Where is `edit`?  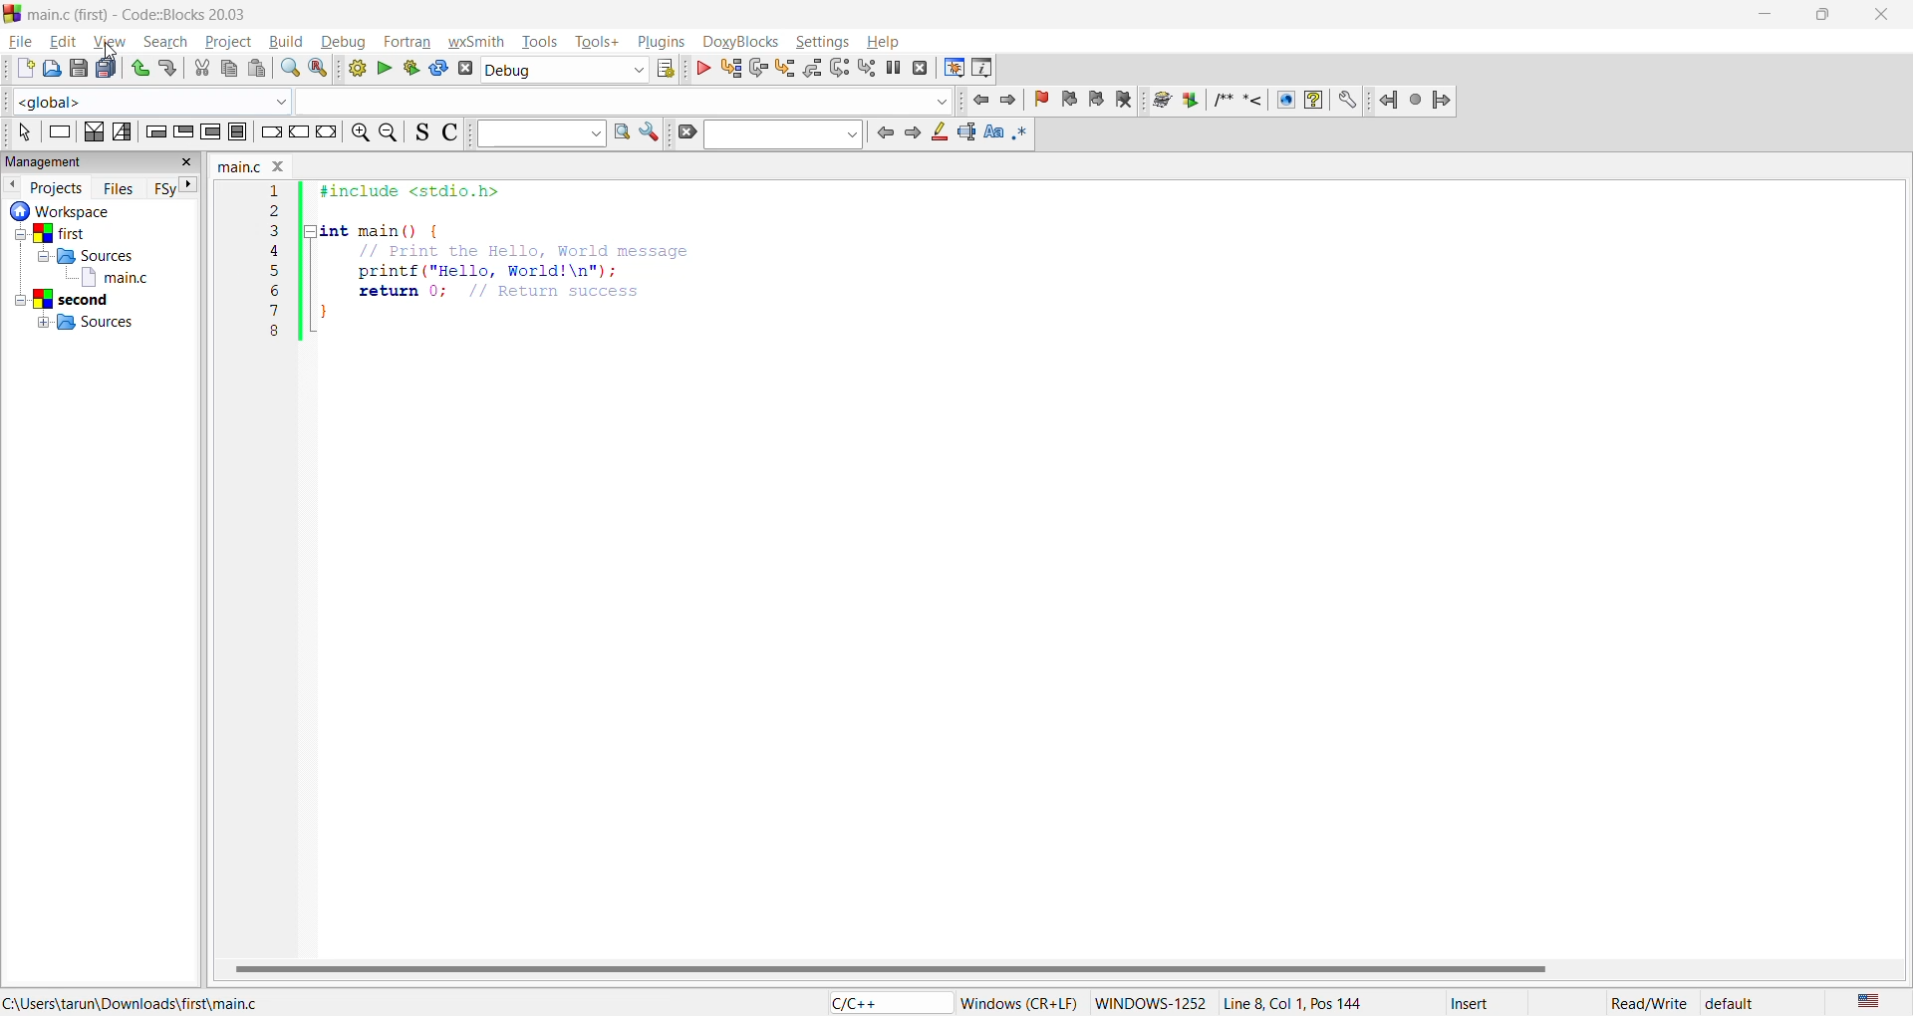 edit is located at coordinates (64, 42).